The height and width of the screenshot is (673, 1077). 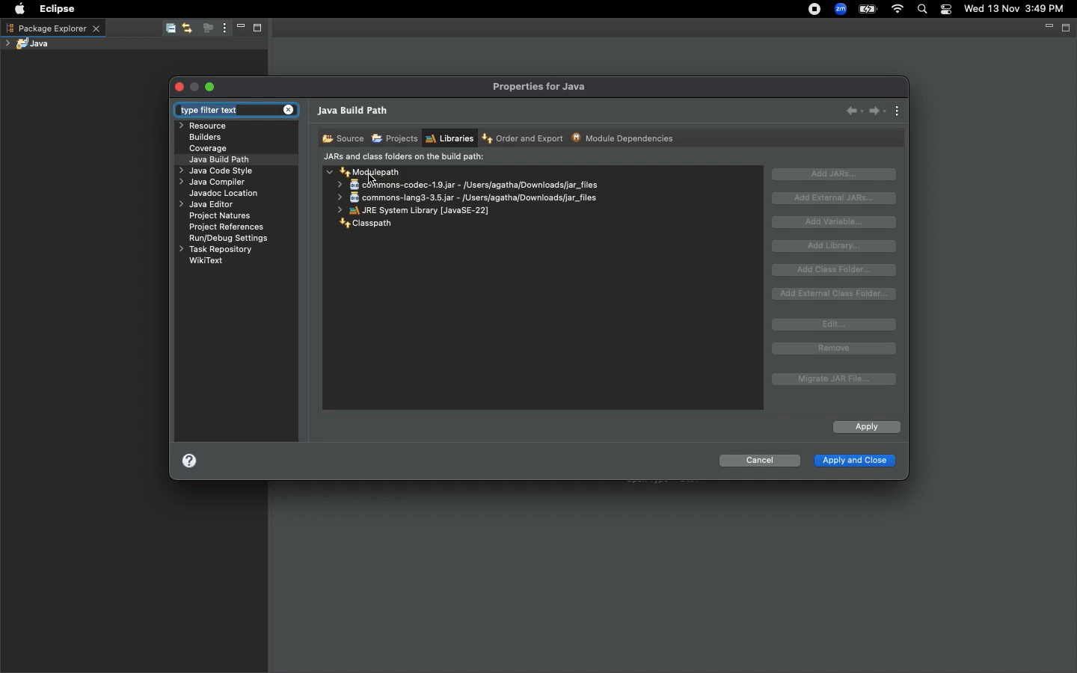 I want to click on Add variable, so click(x=838, y=222).